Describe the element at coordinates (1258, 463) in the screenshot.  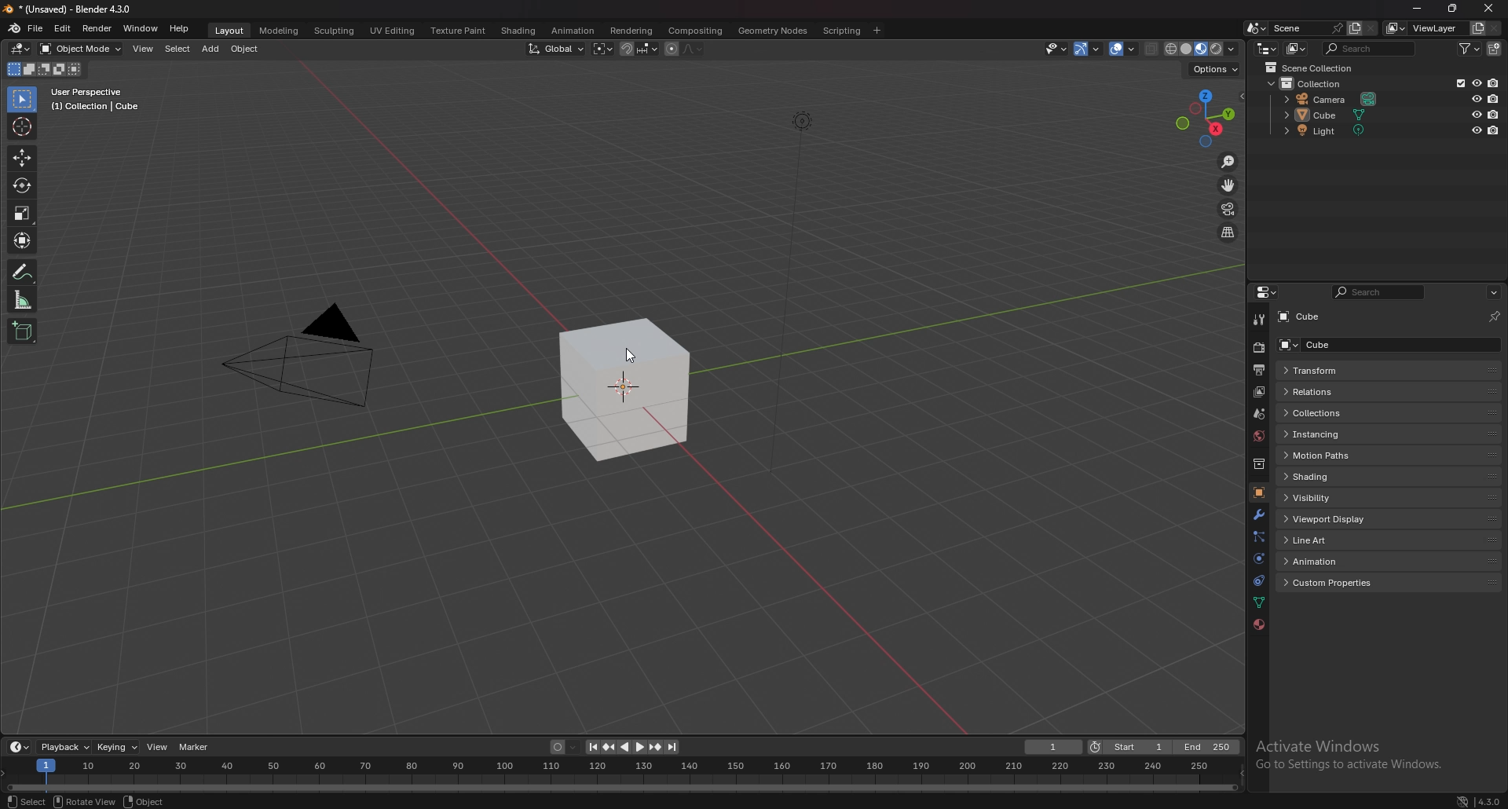
I see `collection` at that location.